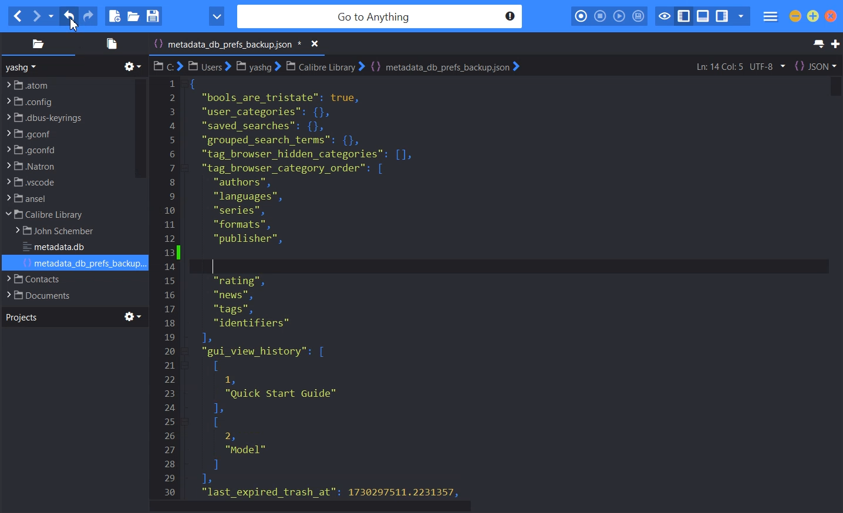 This screenshot has height=513, width=843. Describe the element at coordinates (36, 16) in the screenshot. I see `Go Forward one location` at that location.